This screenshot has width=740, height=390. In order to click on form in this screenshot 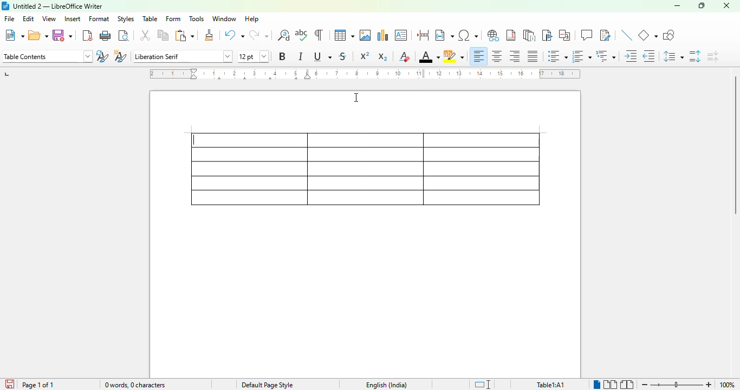, I will do `click(173, 19)`.